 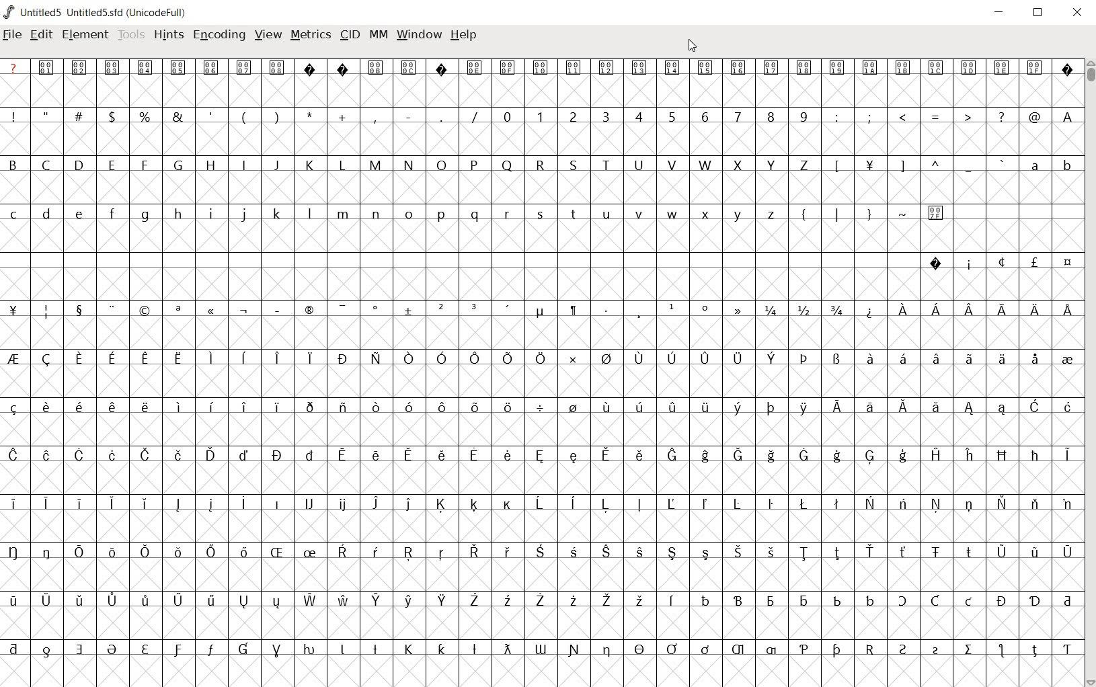 What do you see at coordinates (804, 503) in the screenshot?
I see `Symbol` at bounding box center [804, 503].